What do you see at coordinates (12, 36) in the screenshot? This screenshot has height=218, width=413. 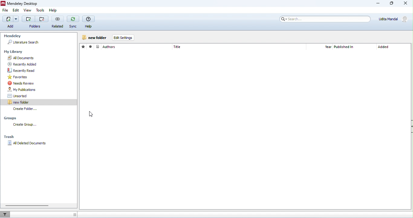 I see `Mendeley` at bounding box center [12, 36].